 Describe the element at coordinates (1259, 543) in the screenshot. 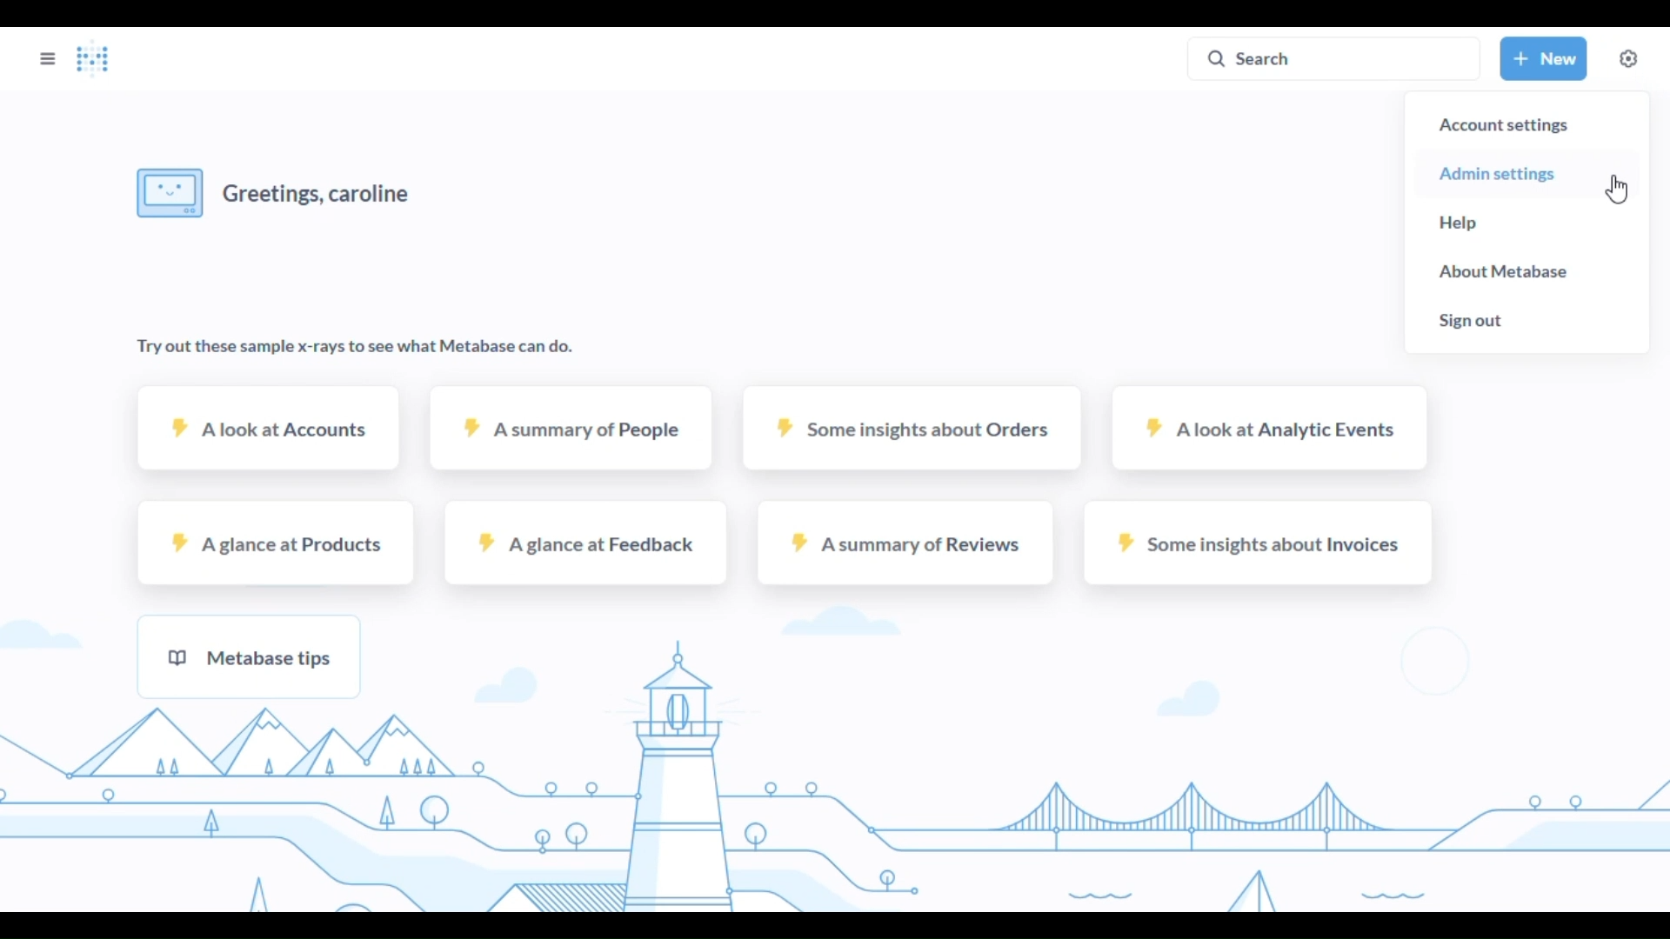

I see `some insights about invoices` at that location.